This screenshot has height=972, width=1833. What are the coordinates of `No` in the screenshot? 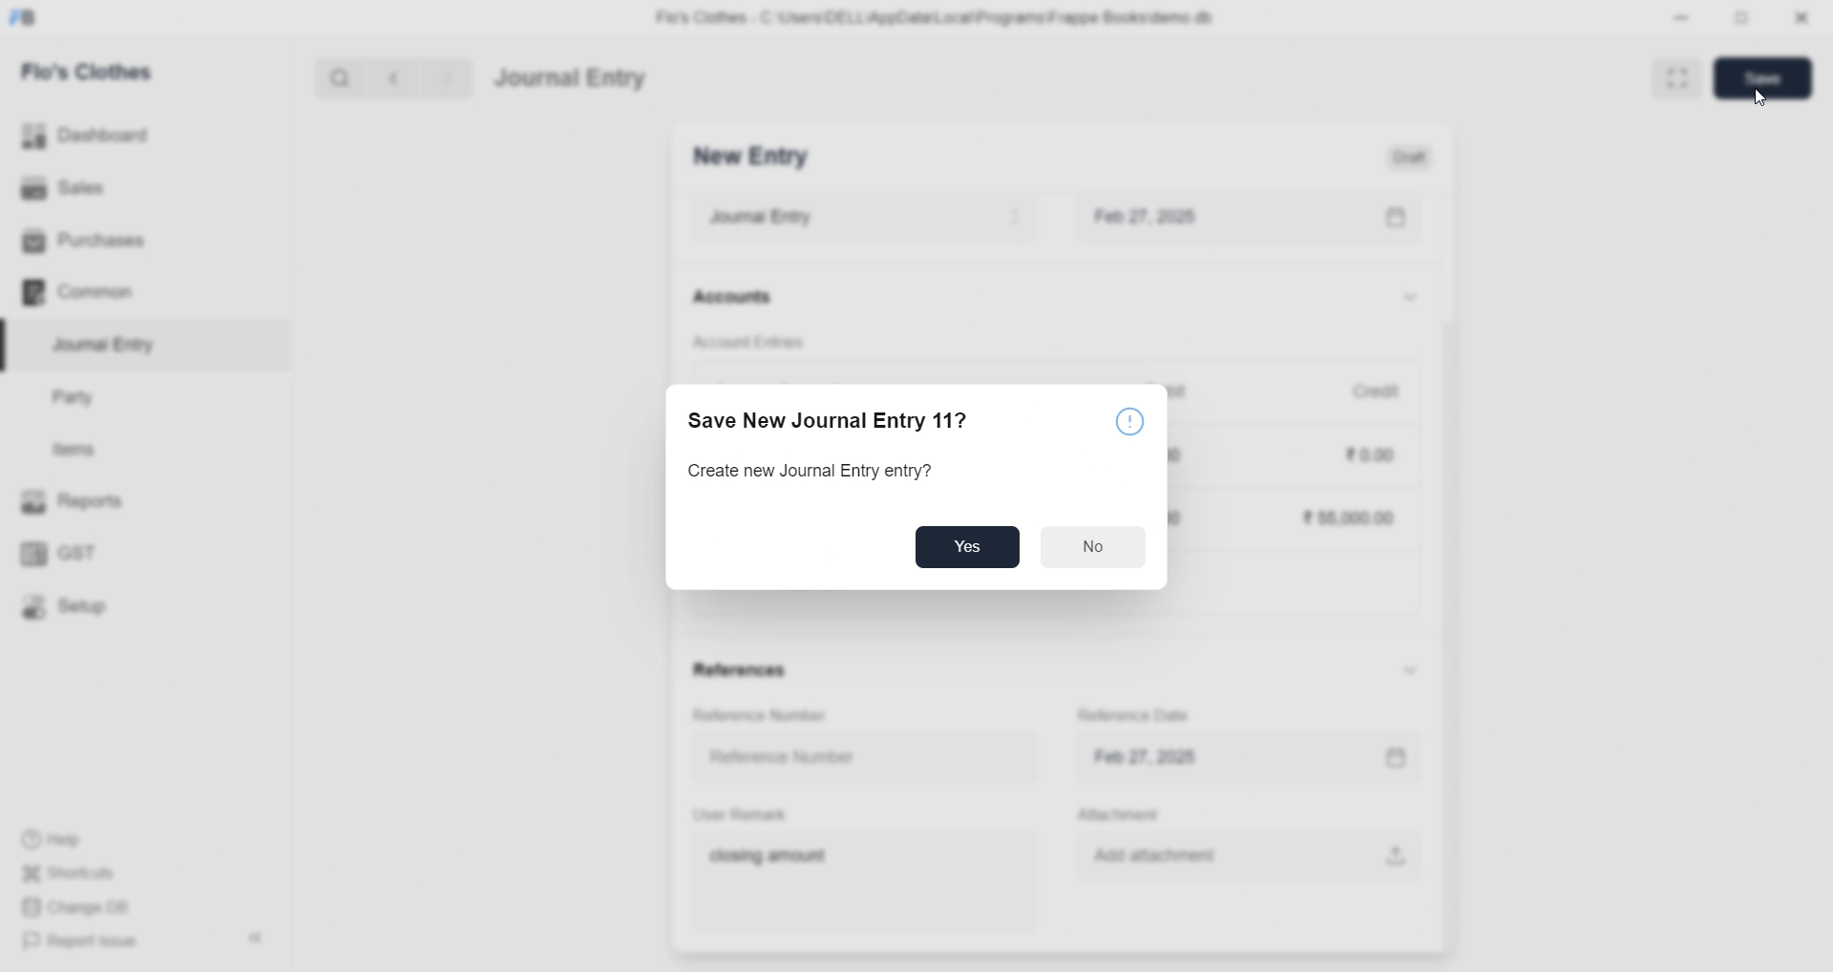 It's located at (1093, 546).